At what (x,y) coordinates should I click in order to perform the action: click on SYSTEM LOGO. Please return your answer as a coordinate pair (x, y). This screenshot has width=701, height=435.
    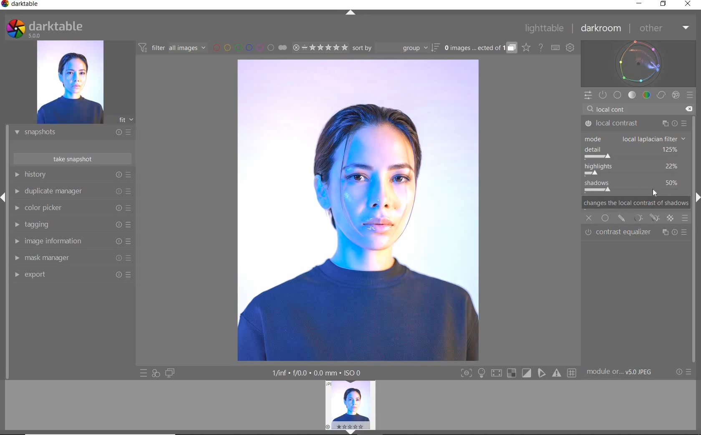
    Looking at the image, I should click on (44, 29).